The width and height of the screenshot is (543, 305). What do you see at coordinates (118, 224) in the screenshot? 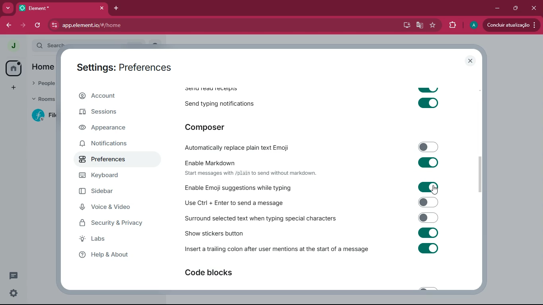
I see `security` at bounding box center [118, 224].